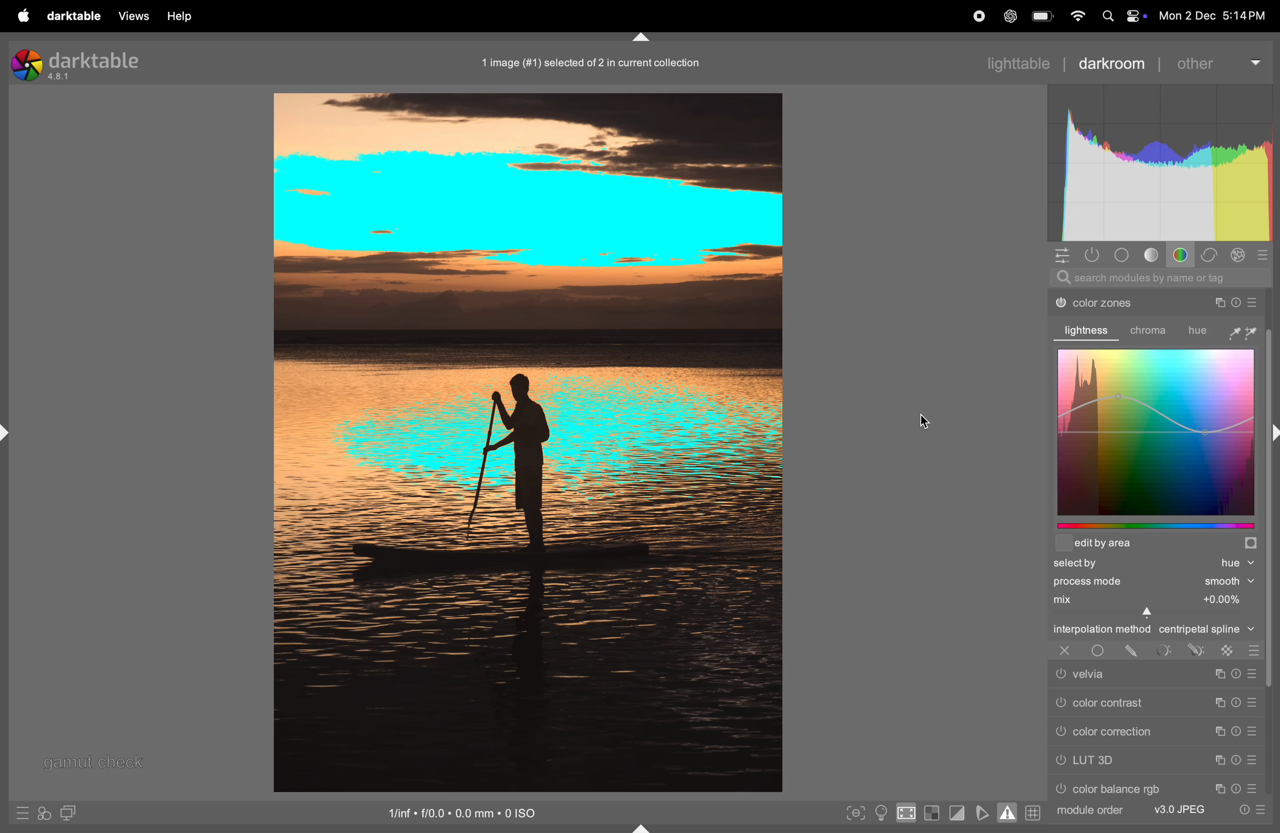  Describe the element at coordinates (1122, 302) in the screenshot. I see `color zones` at that location.